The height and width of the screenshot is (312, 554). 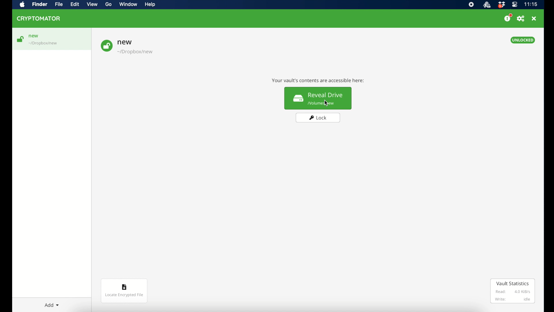 What do you see at coordinates (521, 19) in the screenshot?
I see `preferences` at bounding box center [521, 19].